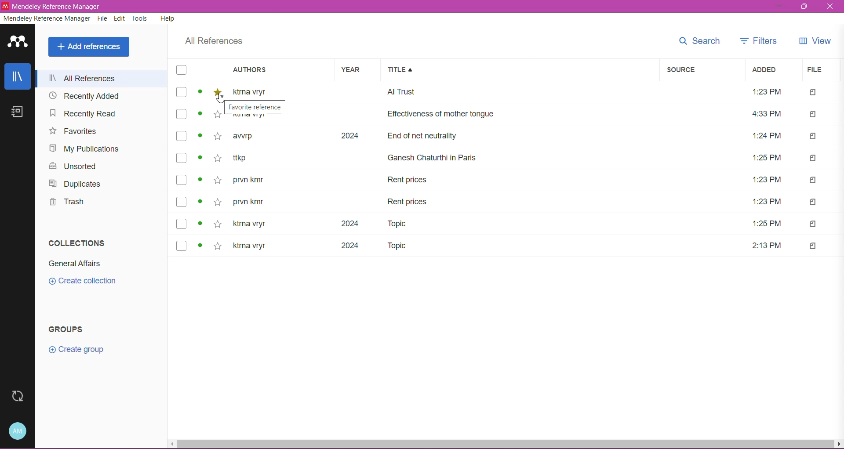 Image resolution: width=844 pixels, height=449 pixels. I want to click on Click to see more details, so click(200, 113).